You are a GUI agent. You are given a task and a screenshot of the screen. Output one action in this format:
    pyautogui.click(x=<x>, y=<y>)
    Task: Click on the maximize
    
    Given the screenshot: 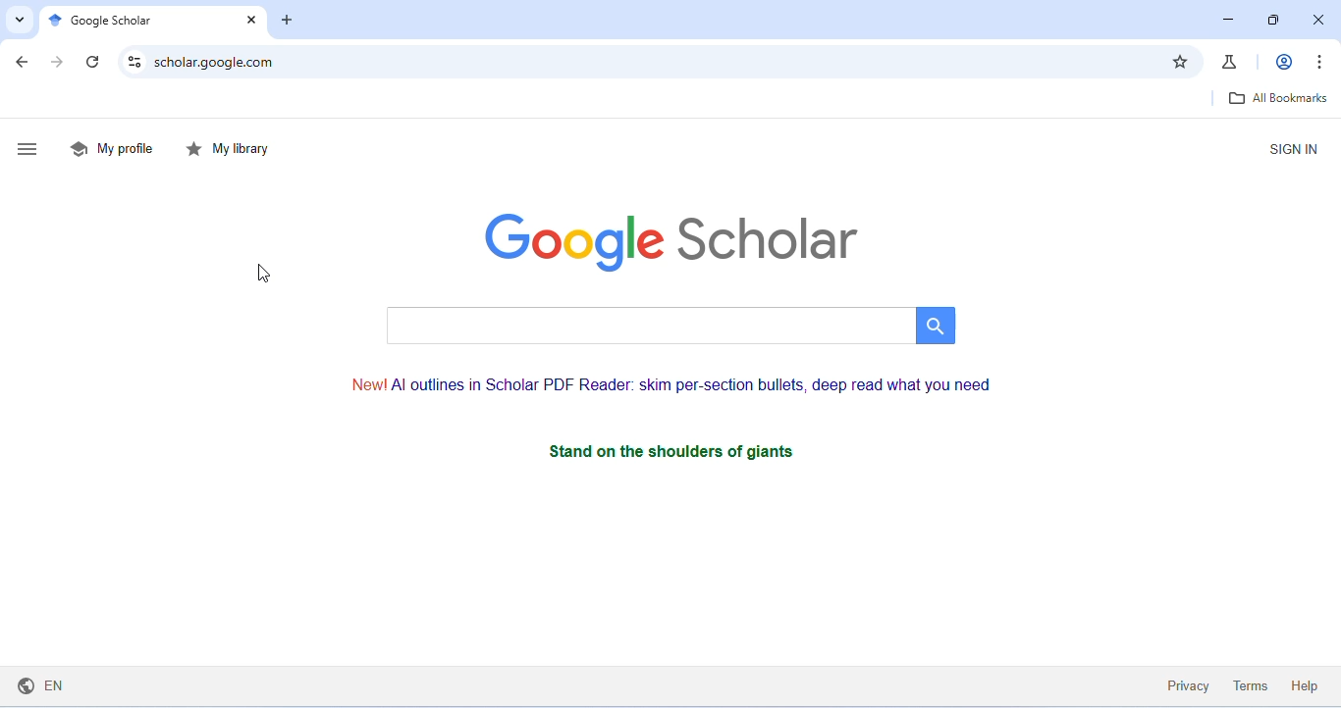 What is the action you would take?
    pyautogui.click(x=1274, y=20)
    